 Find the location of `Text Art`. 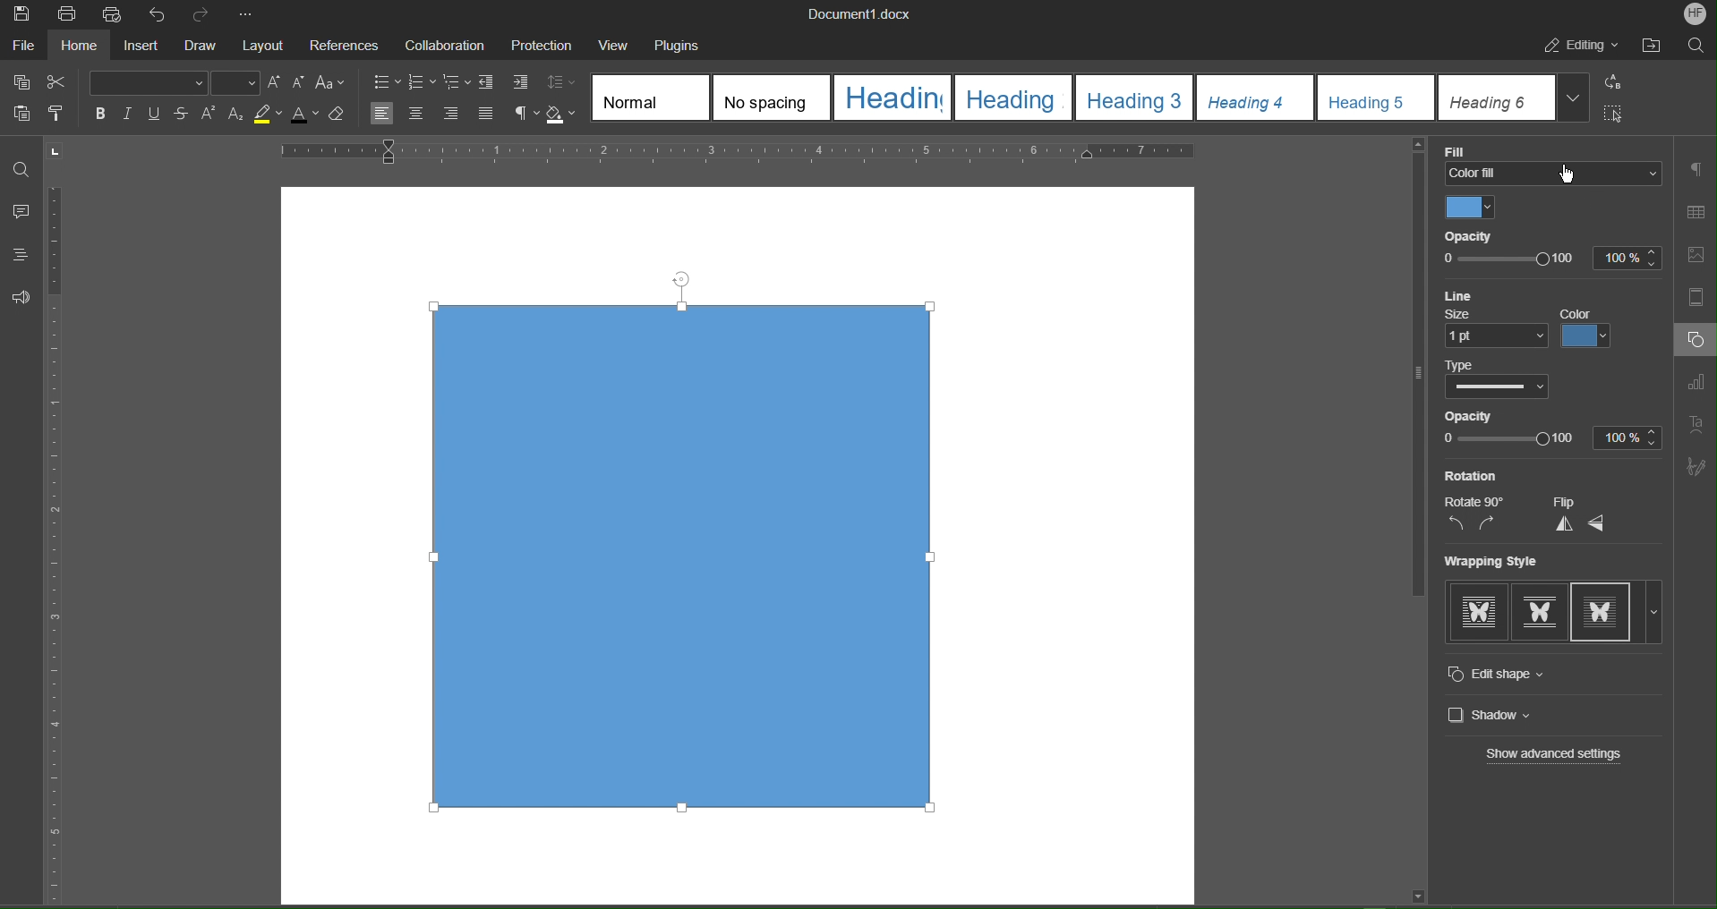

Text Art is located at coordinates (1699, 421).